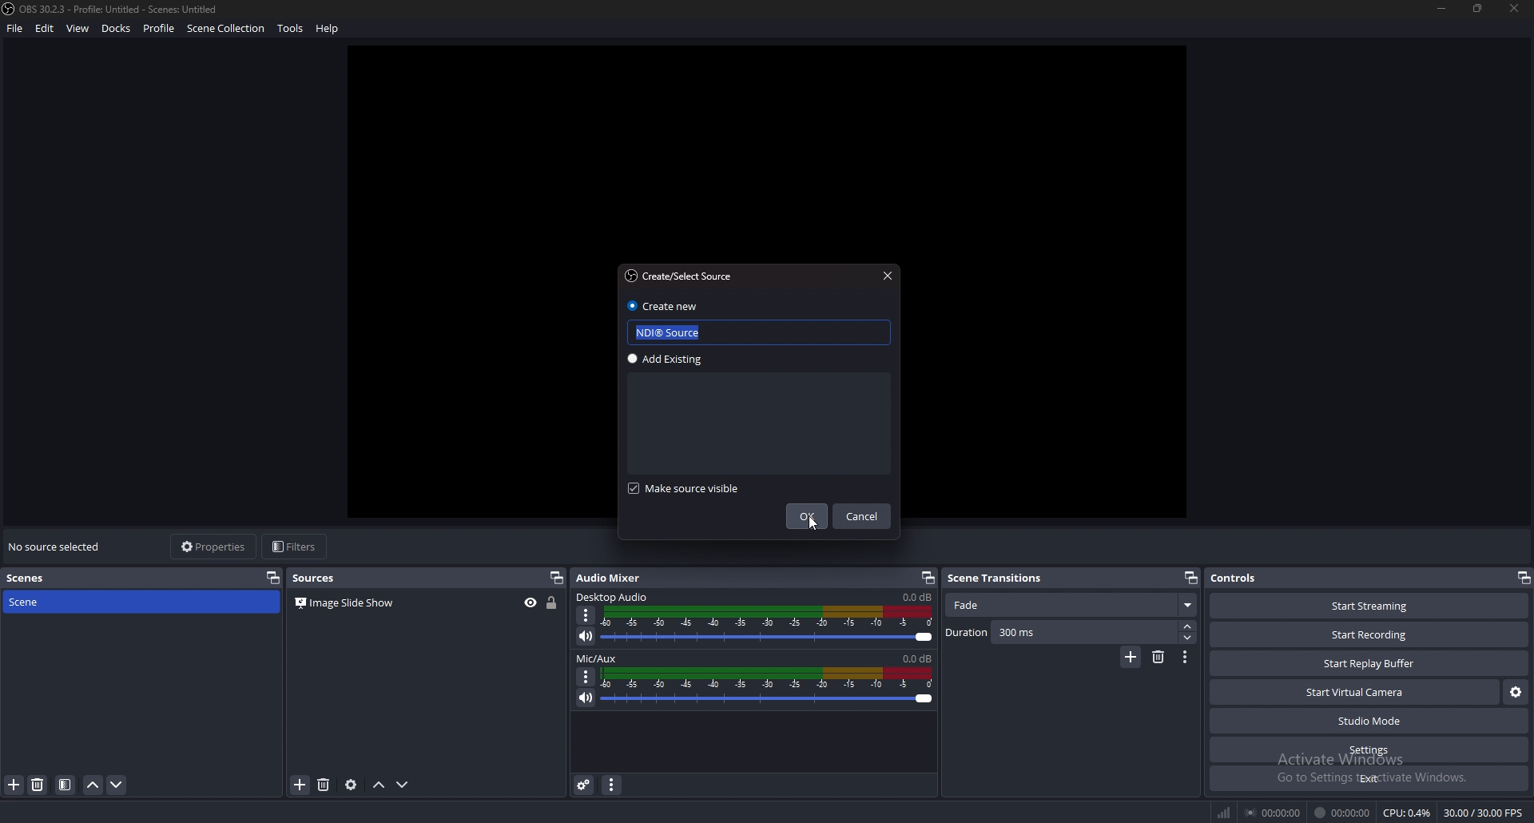  I want to click on add transition, so click(1131, 657).